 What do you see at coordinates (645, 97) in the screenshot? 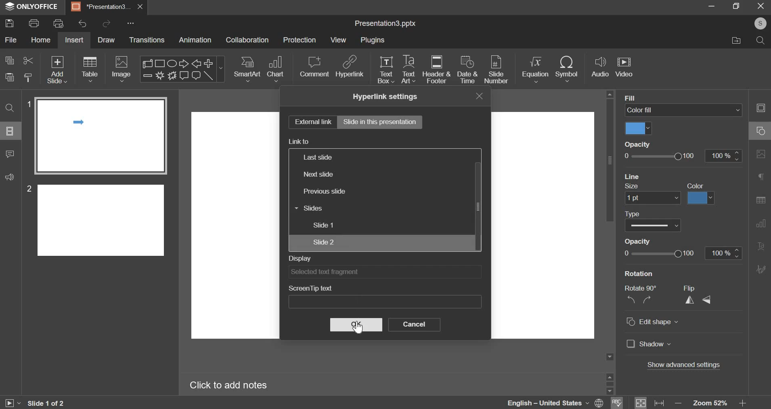
I see `background` at bounding box center [645, 97].